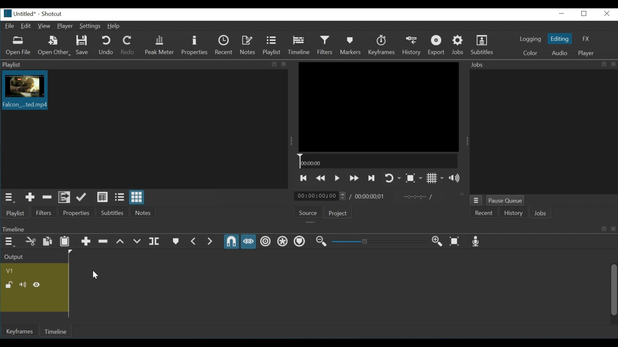 This screenshot has width=618, height=347. What do you see at coordinates (47, 198) in the screenshot?
I see `Remove cut` at bounding box center [47, 198].